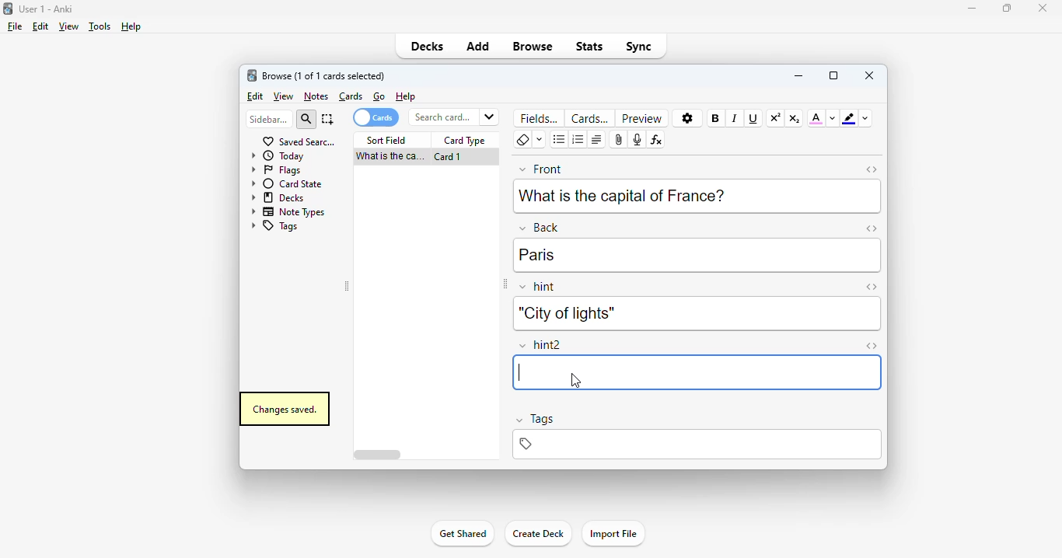 The image size is (1062, 558). Describe the element at coordinates (596, 140) in the screenshot. I see `alignment` at that location.